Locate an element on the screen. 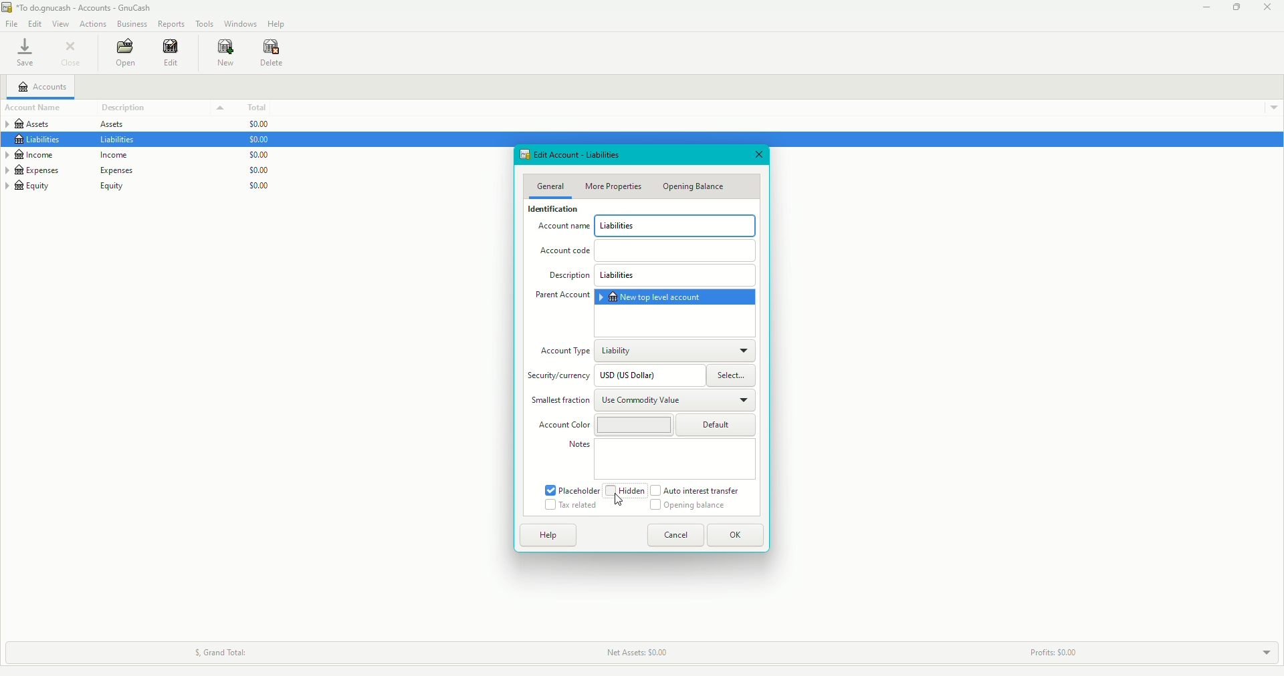 The image size is (1284, 676). Liabilities is located at coordinates (79, 142).